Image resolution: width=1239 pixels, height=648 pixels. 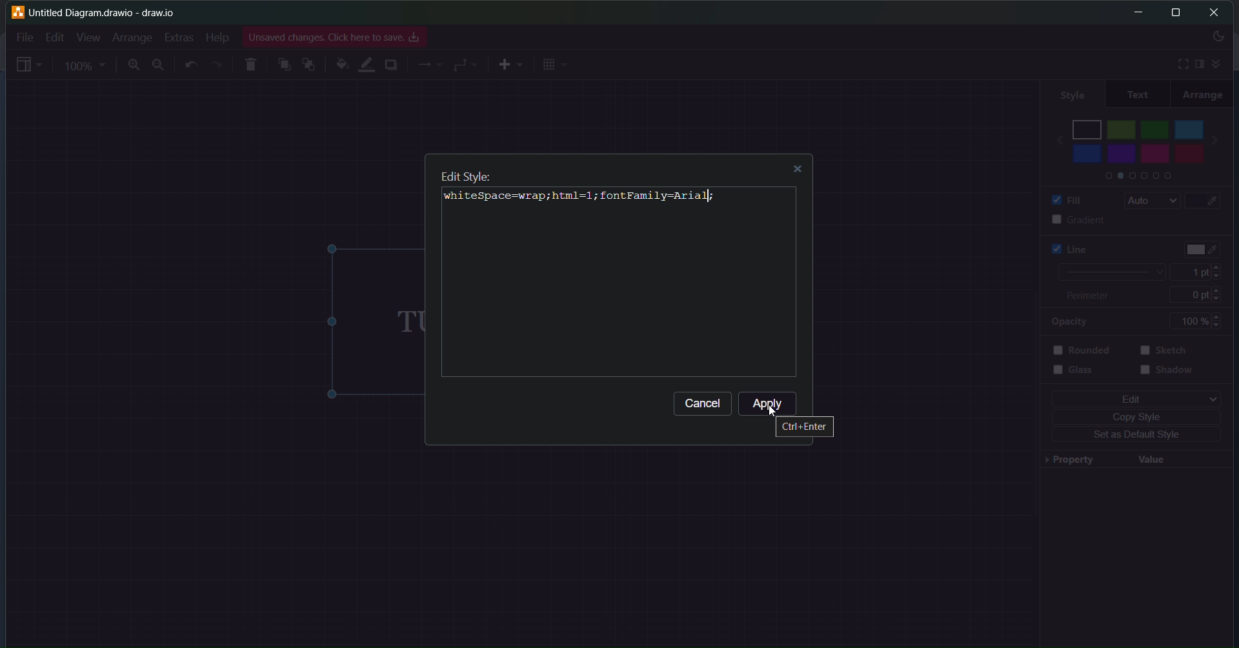 I want to click on set as default style, so click(x=1132, y=436).